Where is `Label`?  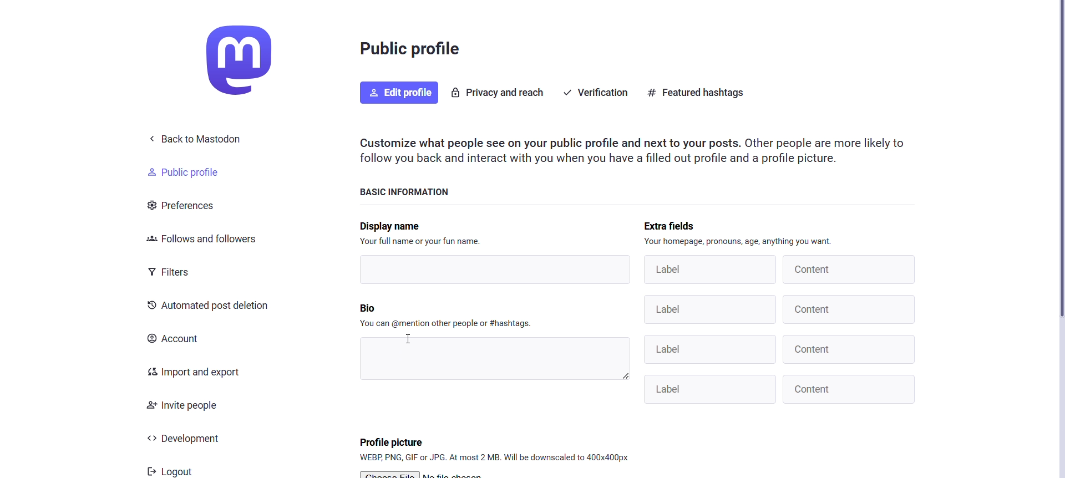 Label is located at coordinates (710, 309).